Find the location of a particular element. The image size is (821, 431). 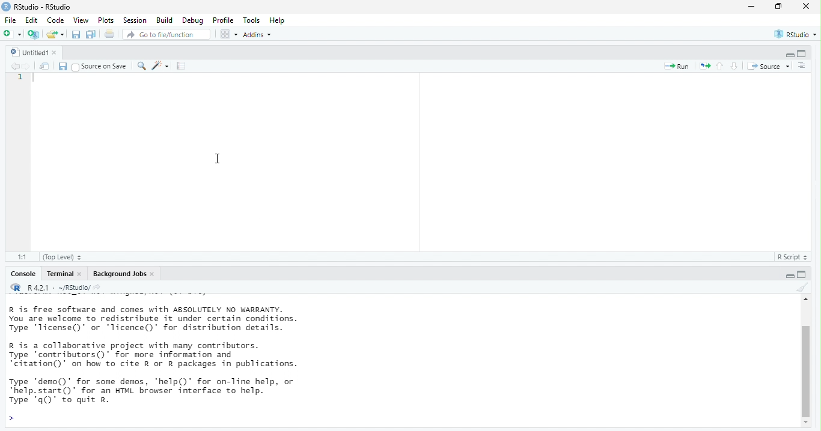

RStudio is located at coordinates (796, 32).